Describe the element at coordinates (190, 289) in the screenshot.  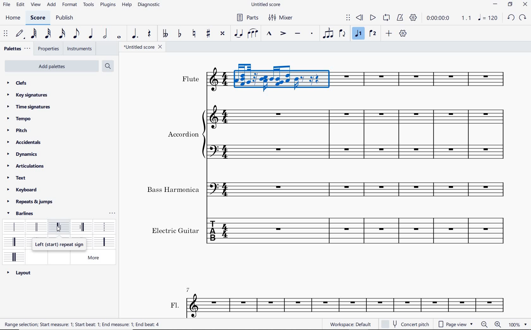
I see `7` at that location.